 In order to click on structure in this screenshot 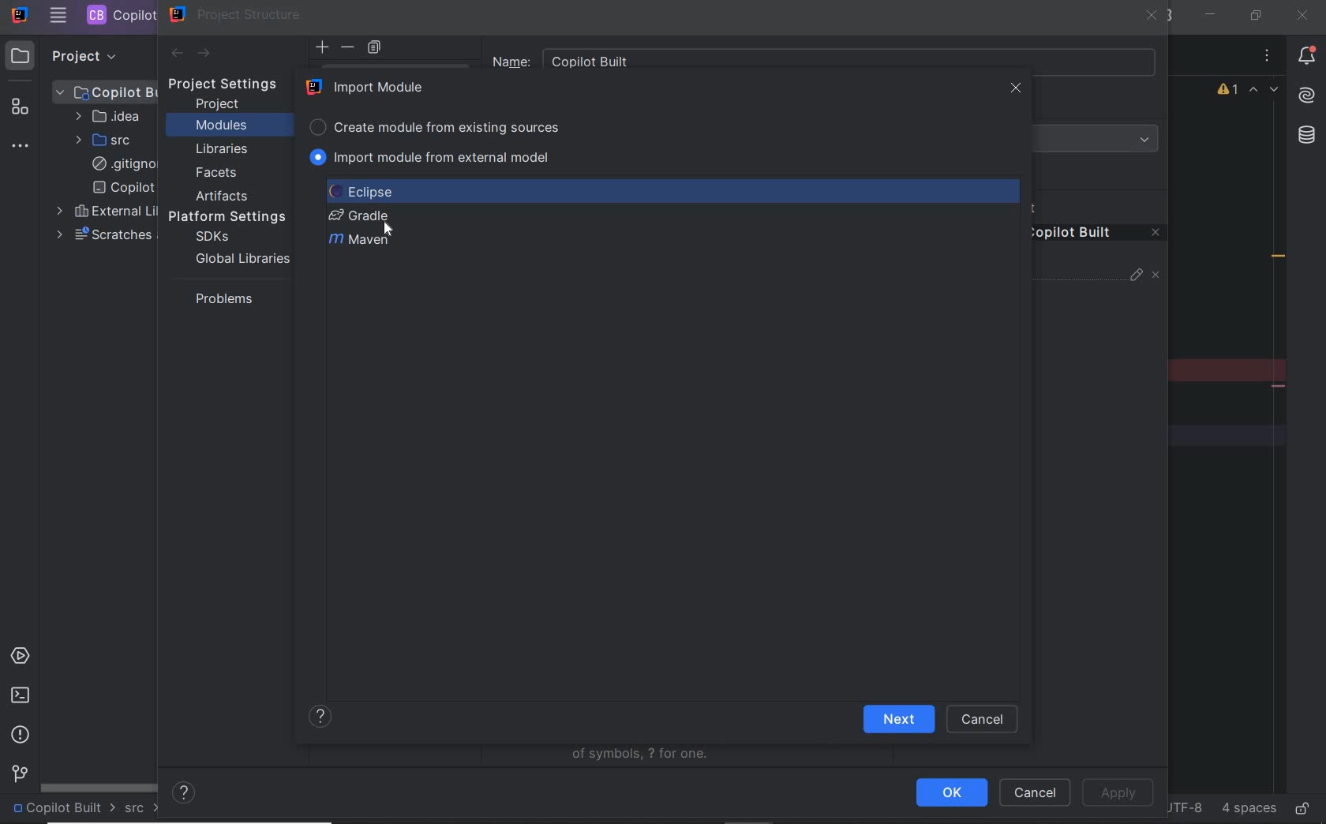, I will do `click(22, 110)`.